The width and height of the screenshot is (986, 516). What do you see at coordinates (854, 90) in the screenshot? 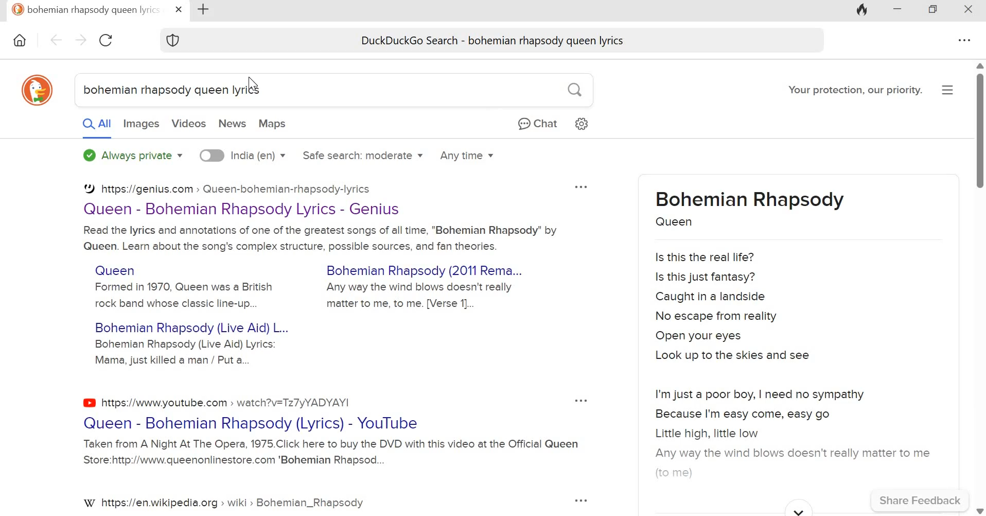
I see `Your protection, our priority.` at bounding box center [854, 90].